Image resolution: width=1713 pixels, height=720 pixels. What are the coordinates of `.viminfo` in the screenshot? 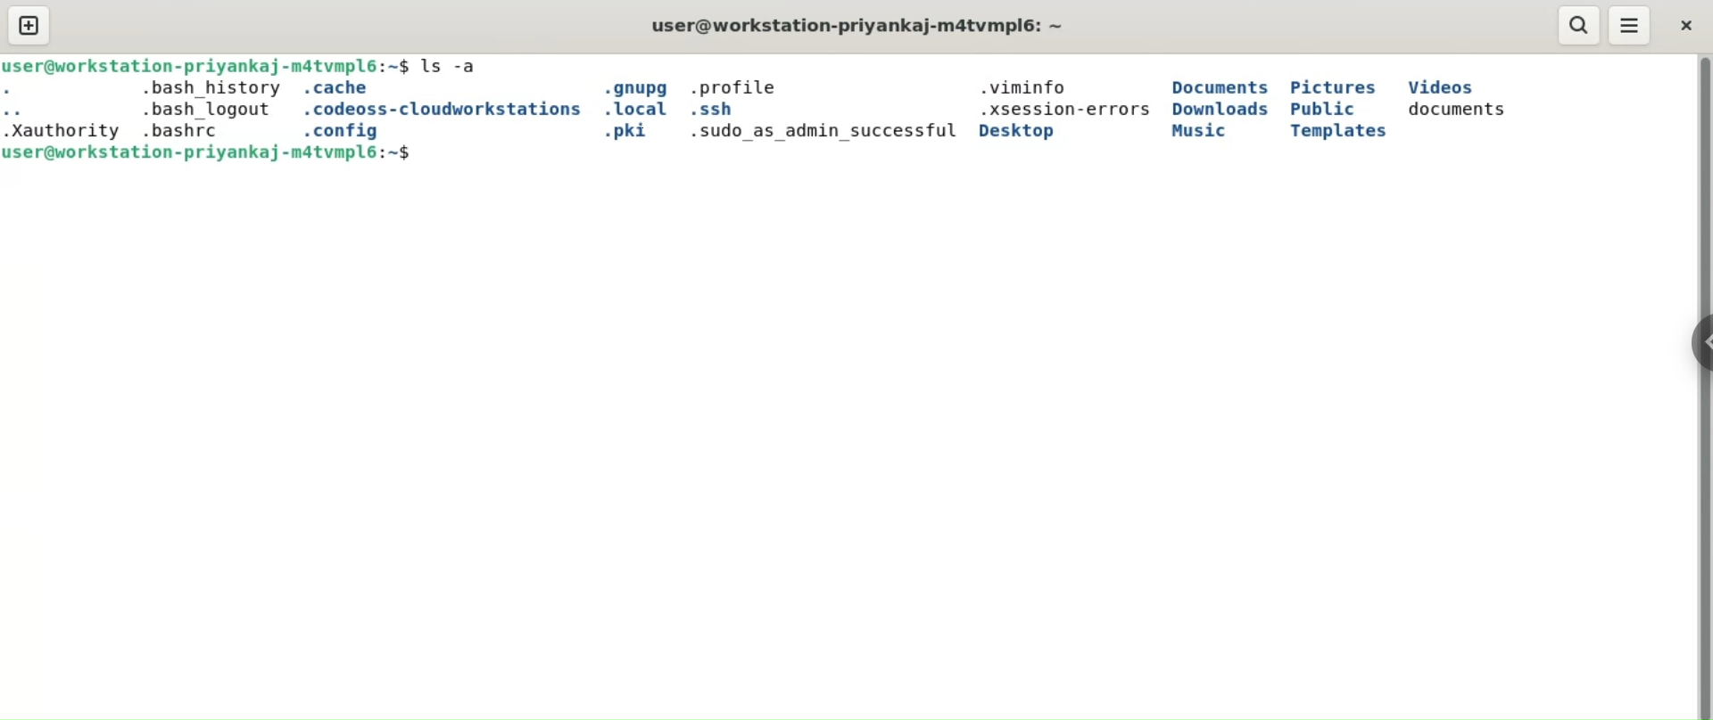 It's located at (1026, 87).